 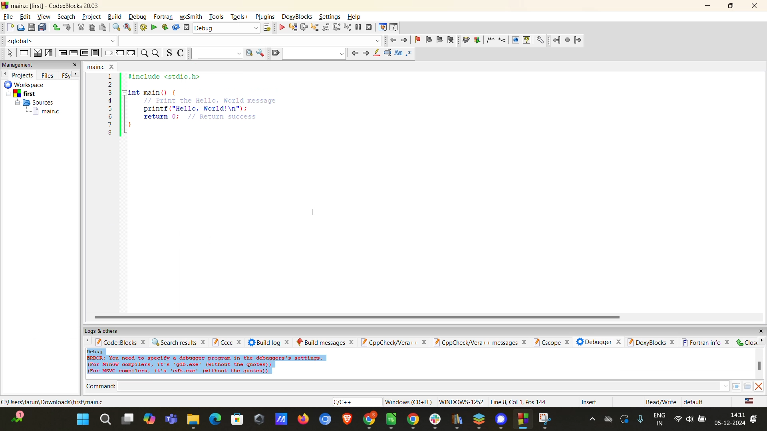 What do you see at coordinates (733, 7) in the screenshot?
I see `maximize` at bounding box center [733, 7].